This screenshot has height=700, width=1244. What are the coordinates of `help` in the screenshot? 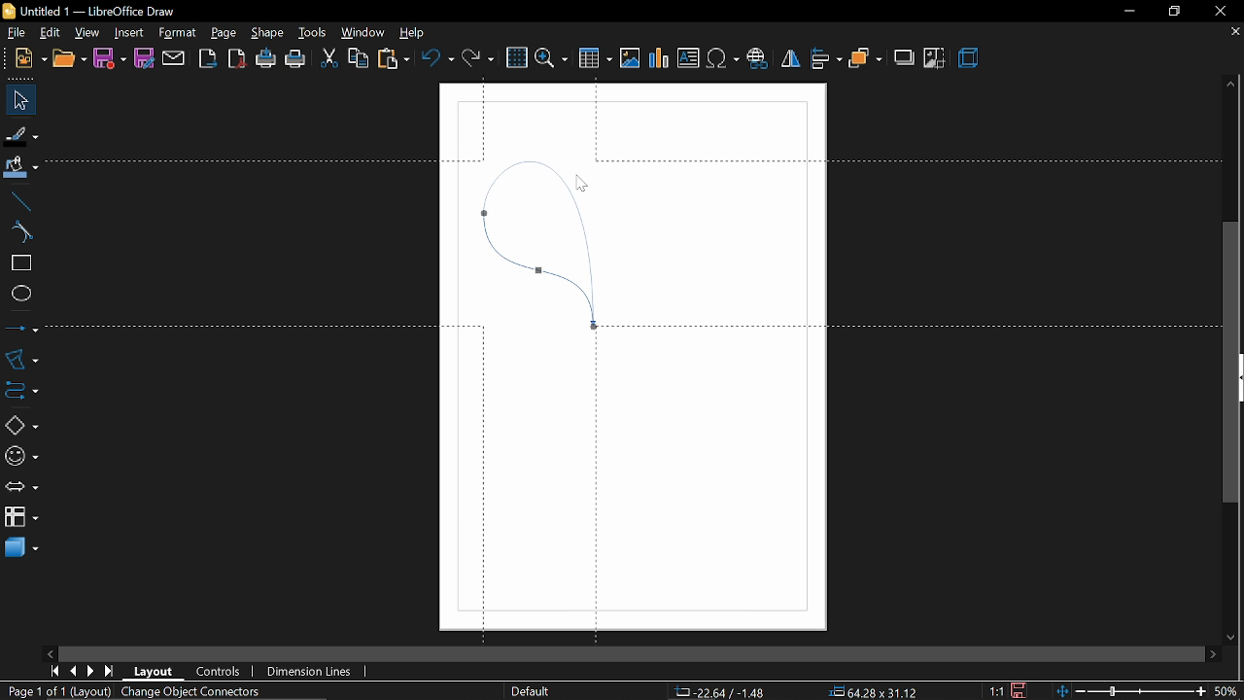 It's located at (412, 32).